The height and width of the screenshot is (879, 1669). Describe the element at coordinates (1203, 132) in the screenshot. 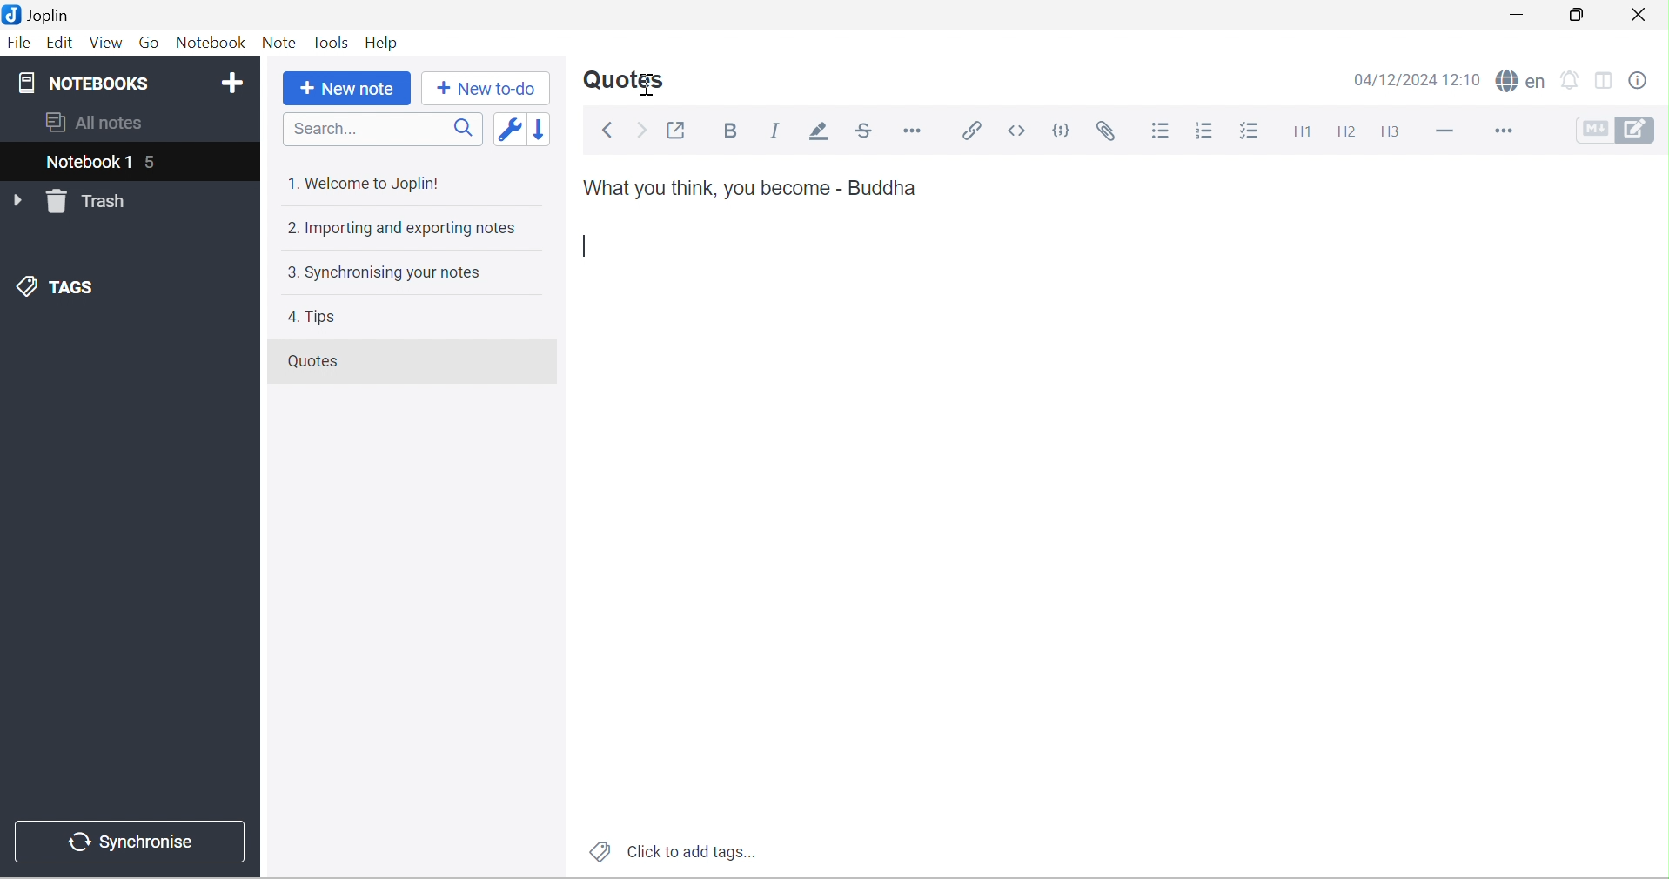

I see `Numbered list` at that location.